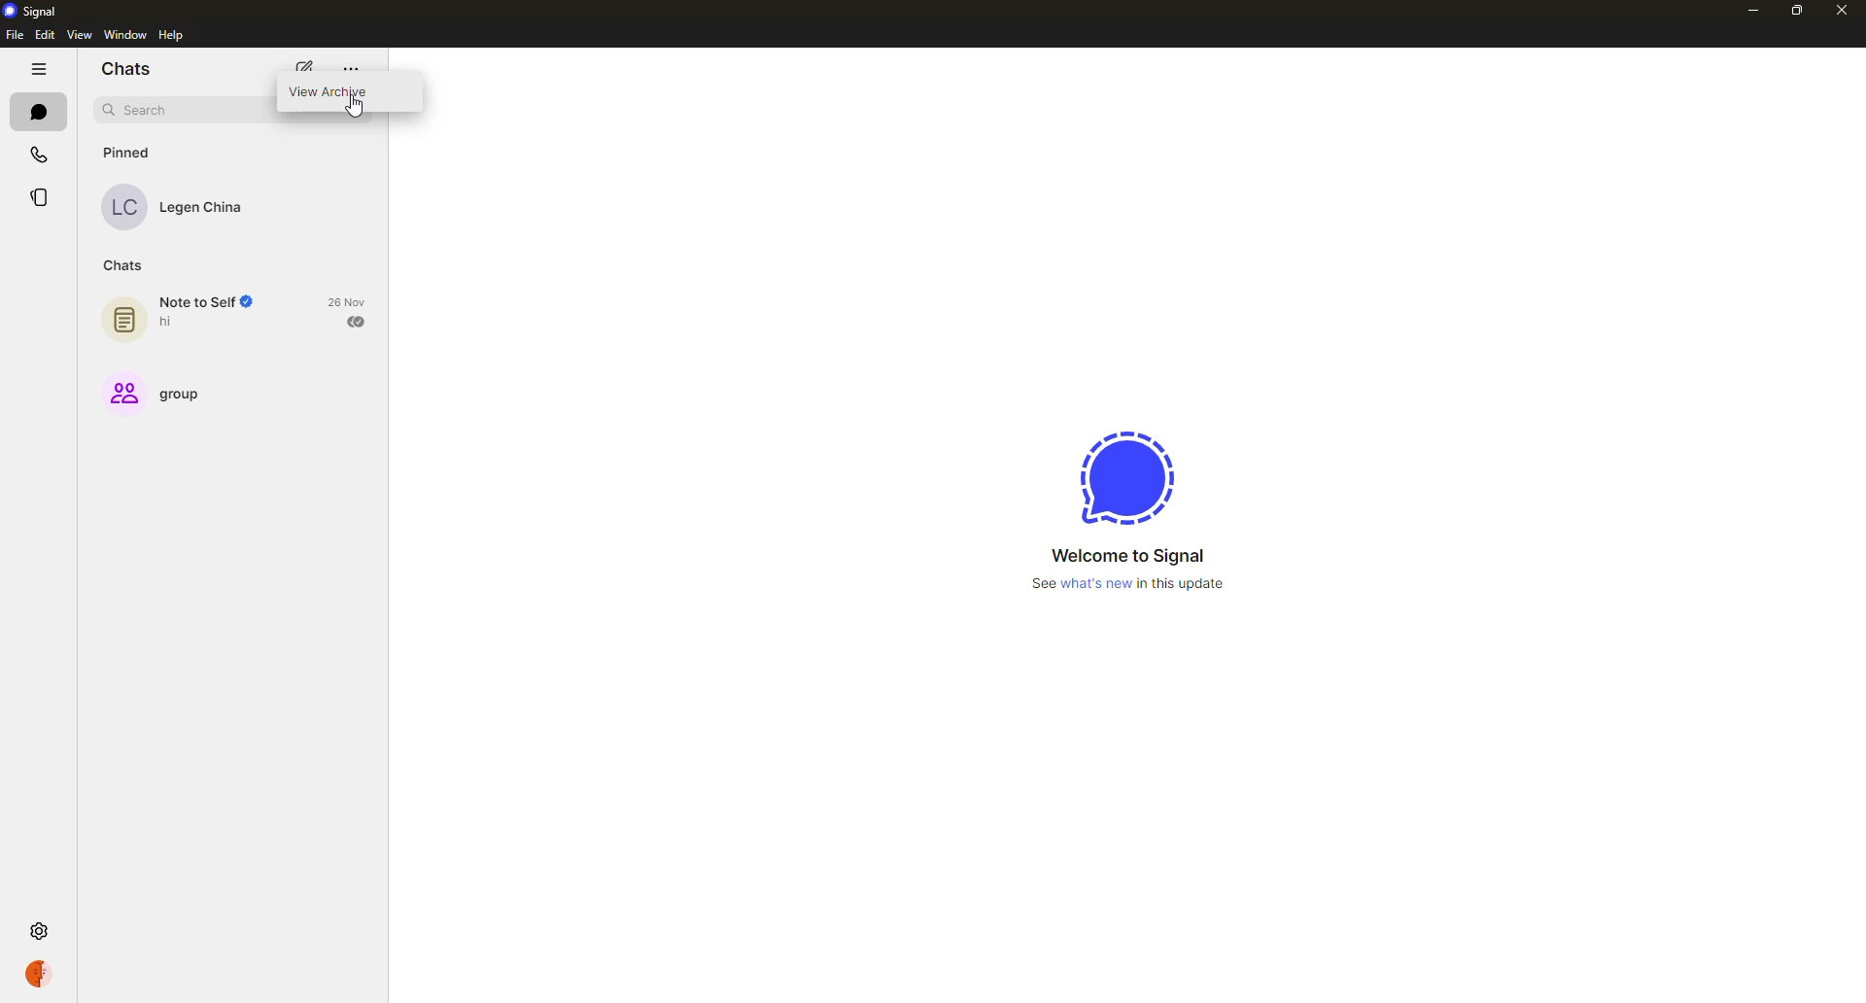 The width and height of the screenshot is (1866, 1003). Describe the element at coordinates (82, 35) in the screenshot. I see `view` at that location.